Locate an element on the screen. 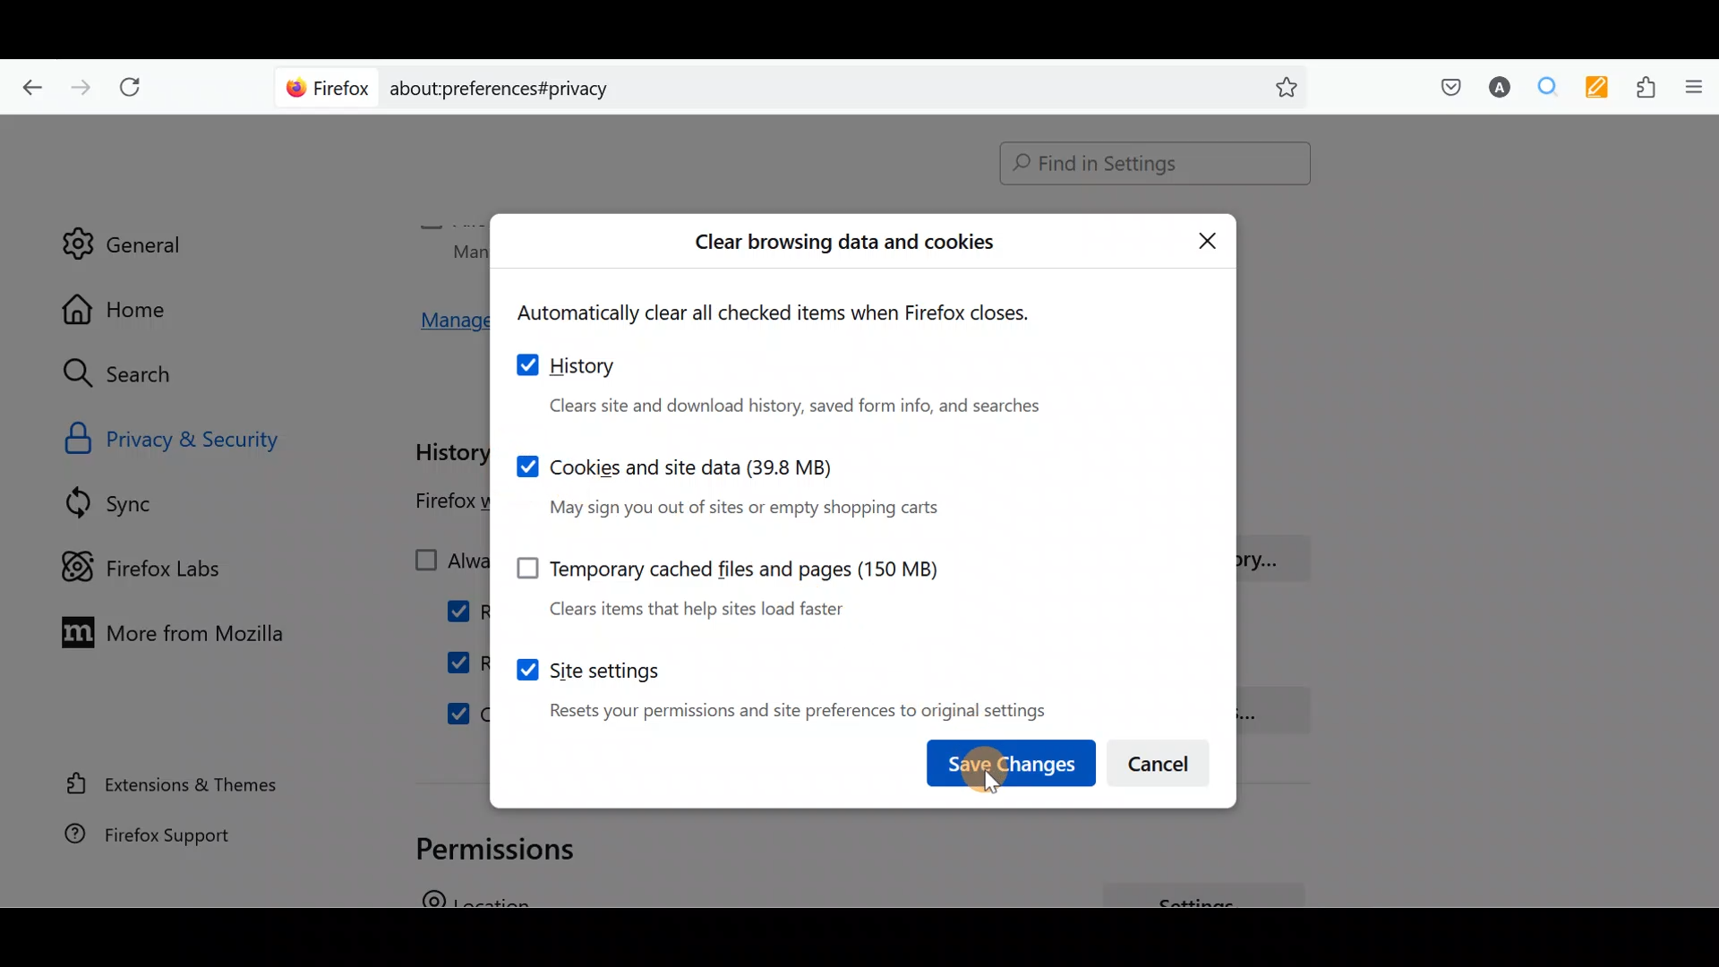  Click to select cookies and site data is located at coordinates (730, 483).